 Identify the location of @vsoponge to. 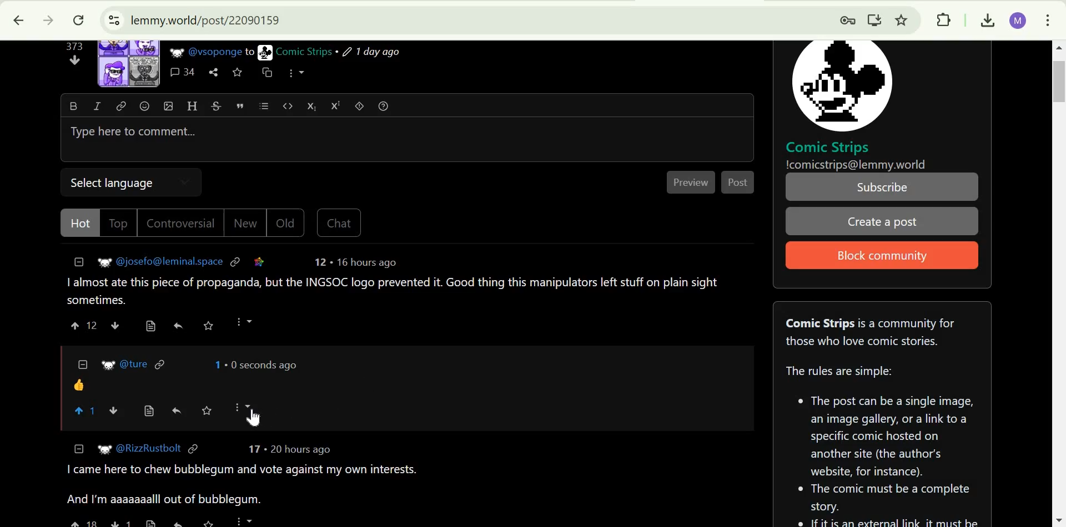
(222, 52).